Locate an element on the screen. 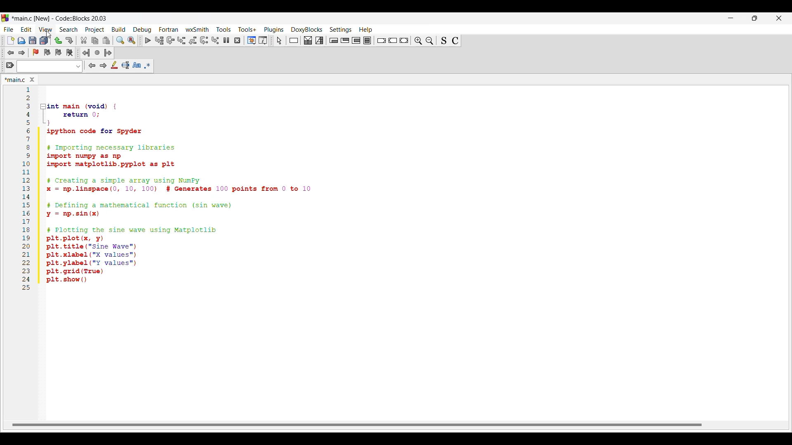 This screenshot has height=445, width=792. Instruction is located at coordinates (294, 40).